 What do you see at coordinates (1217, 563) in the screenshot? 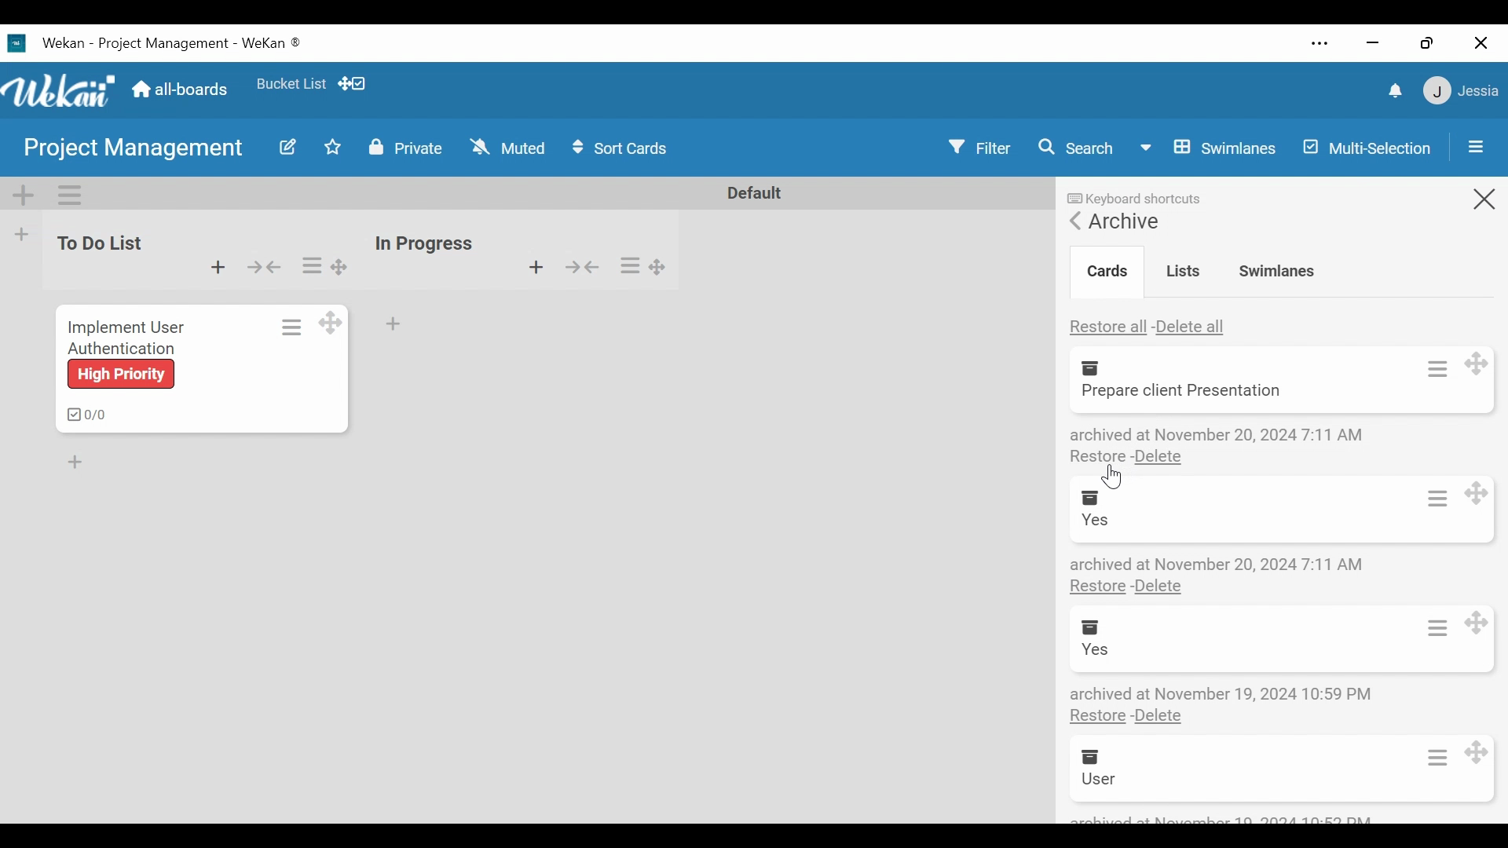
I see `Archive details` at bounding box center [1217, 563].